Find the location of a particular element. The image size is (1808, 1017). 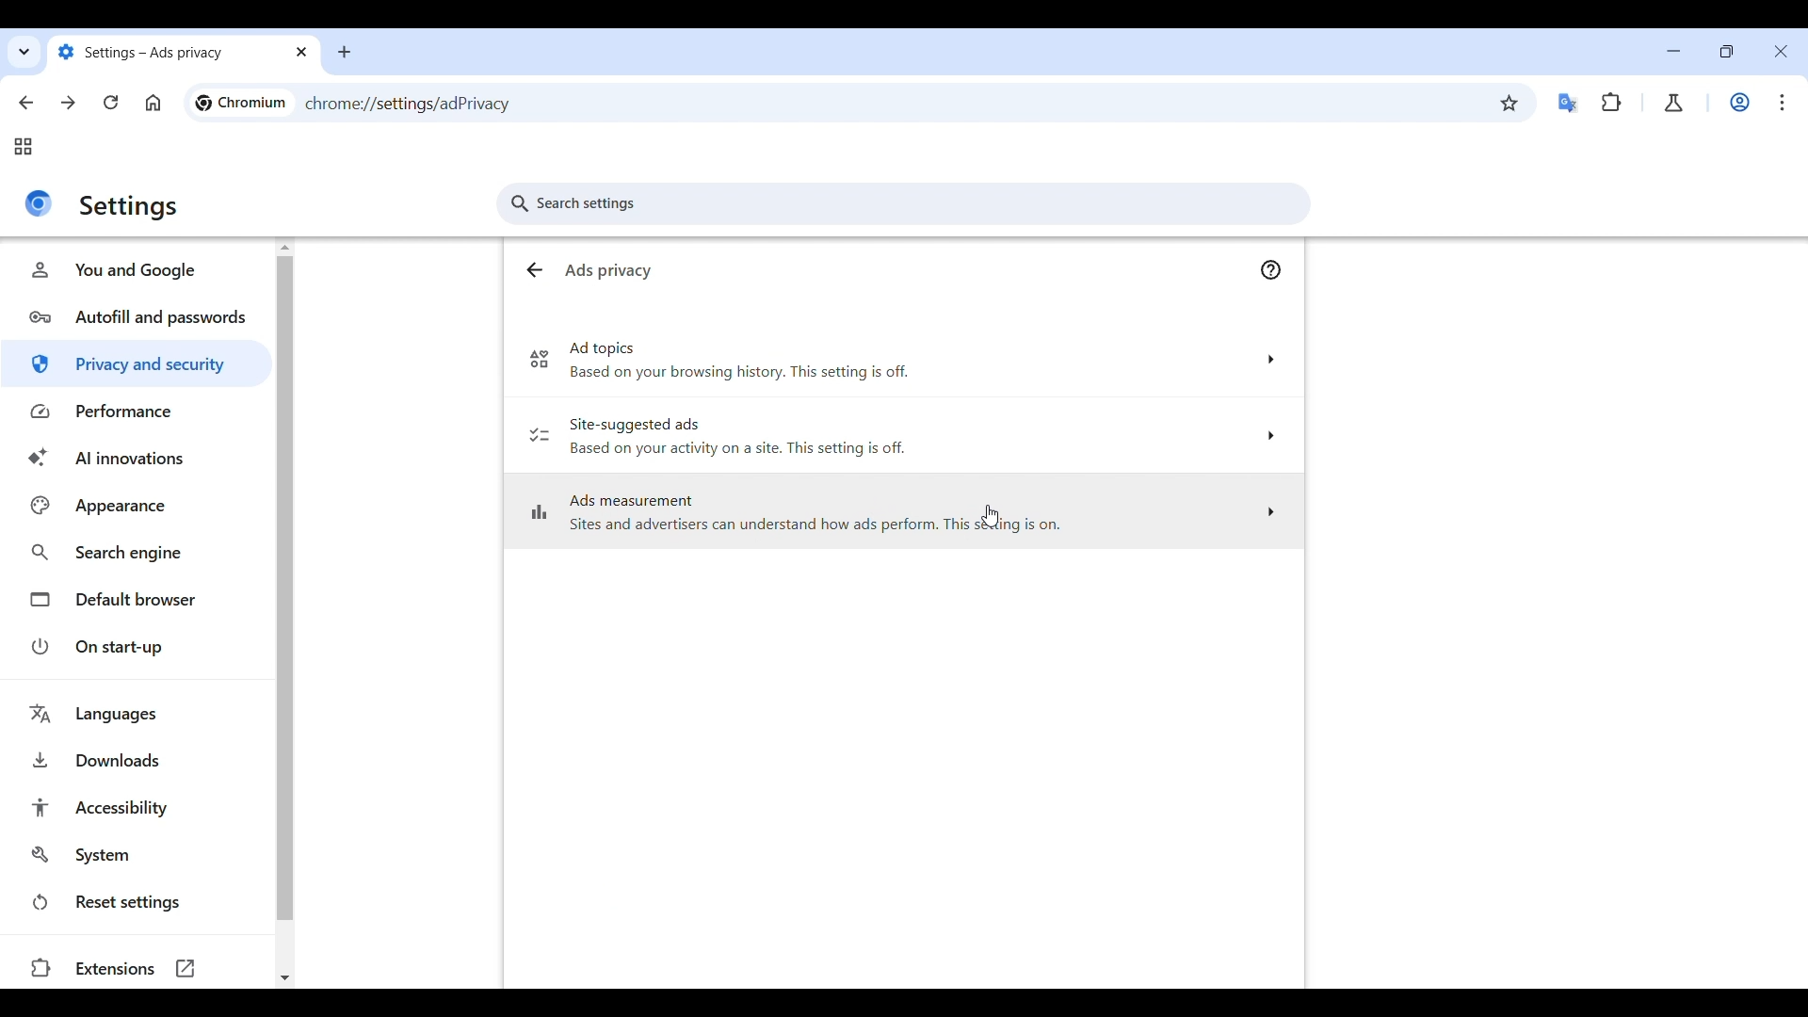

selection cursor is located at coordinates (989, 517).